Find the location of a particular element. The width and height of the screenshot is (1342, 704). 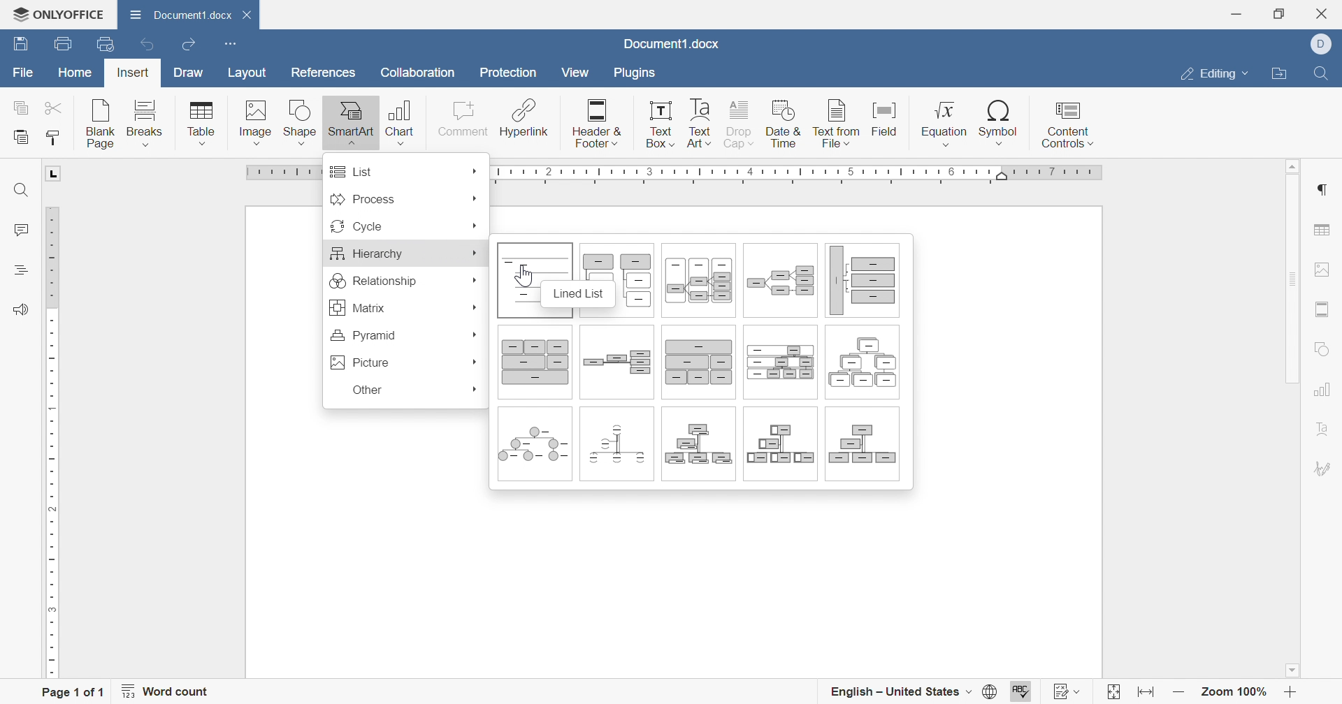

Set document language is located at coordinates (990, 691).